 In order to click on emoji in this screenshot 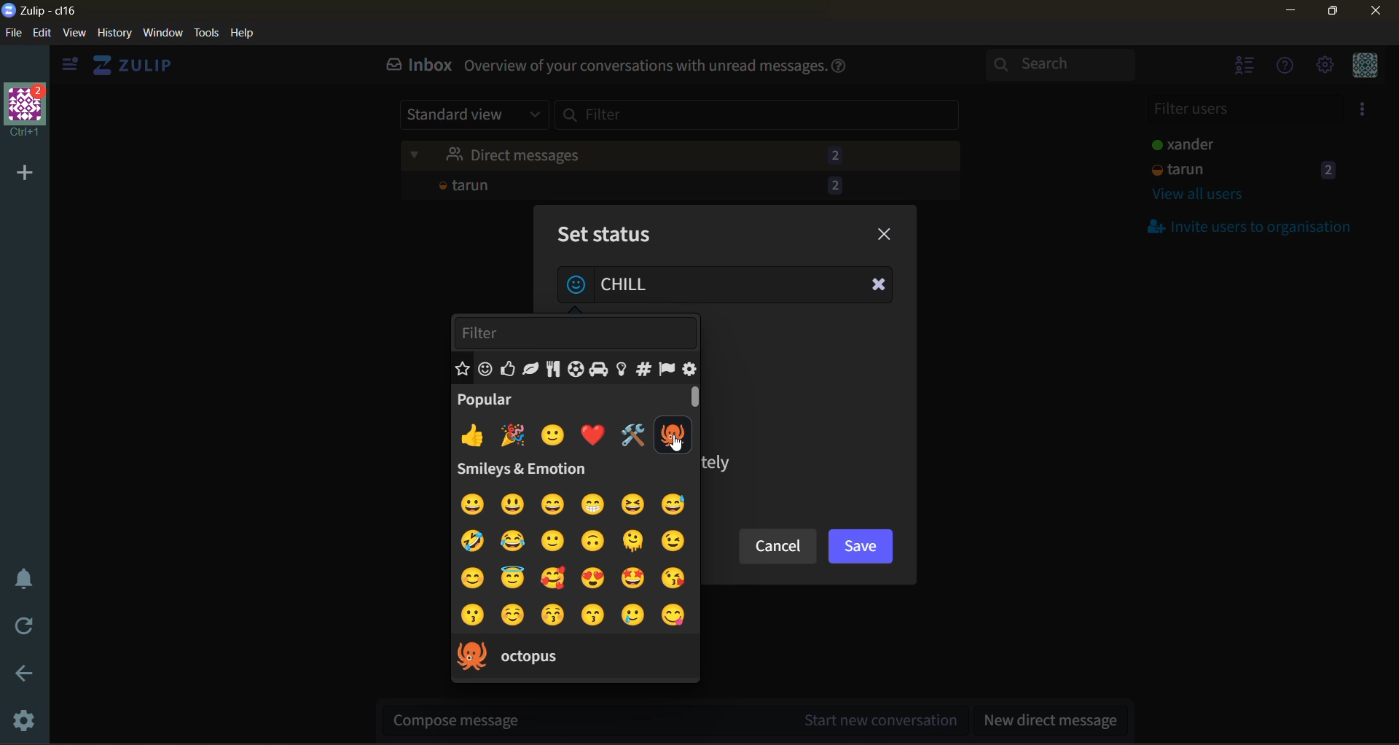, I will do `click(593, 541)`.